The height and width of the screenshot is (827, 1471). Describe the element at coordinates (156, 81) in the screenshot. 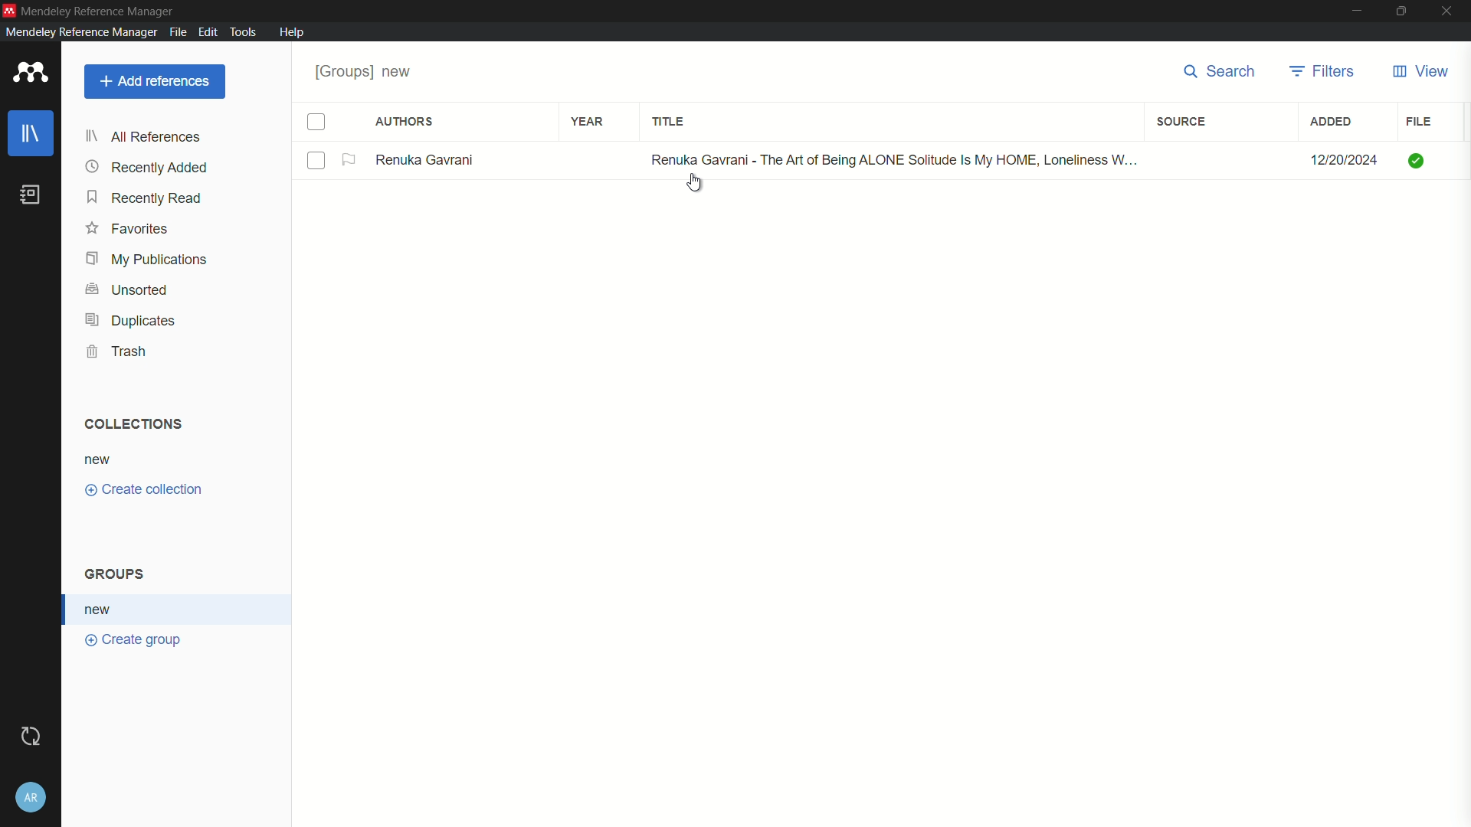

I see `add reference` at that location.